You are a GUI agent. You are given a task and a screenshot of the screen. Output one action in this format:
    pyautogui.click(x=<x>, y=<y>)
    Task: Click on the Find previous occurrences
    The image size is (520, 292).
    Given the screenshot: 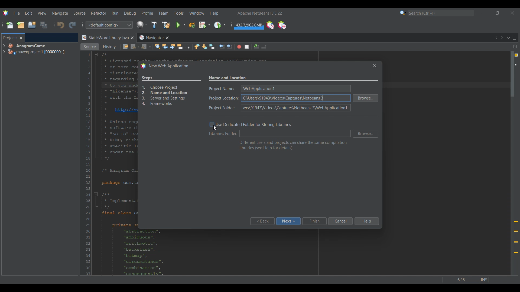 What is the action you would take?
    pyautogui.click(x=165, y=47)
    